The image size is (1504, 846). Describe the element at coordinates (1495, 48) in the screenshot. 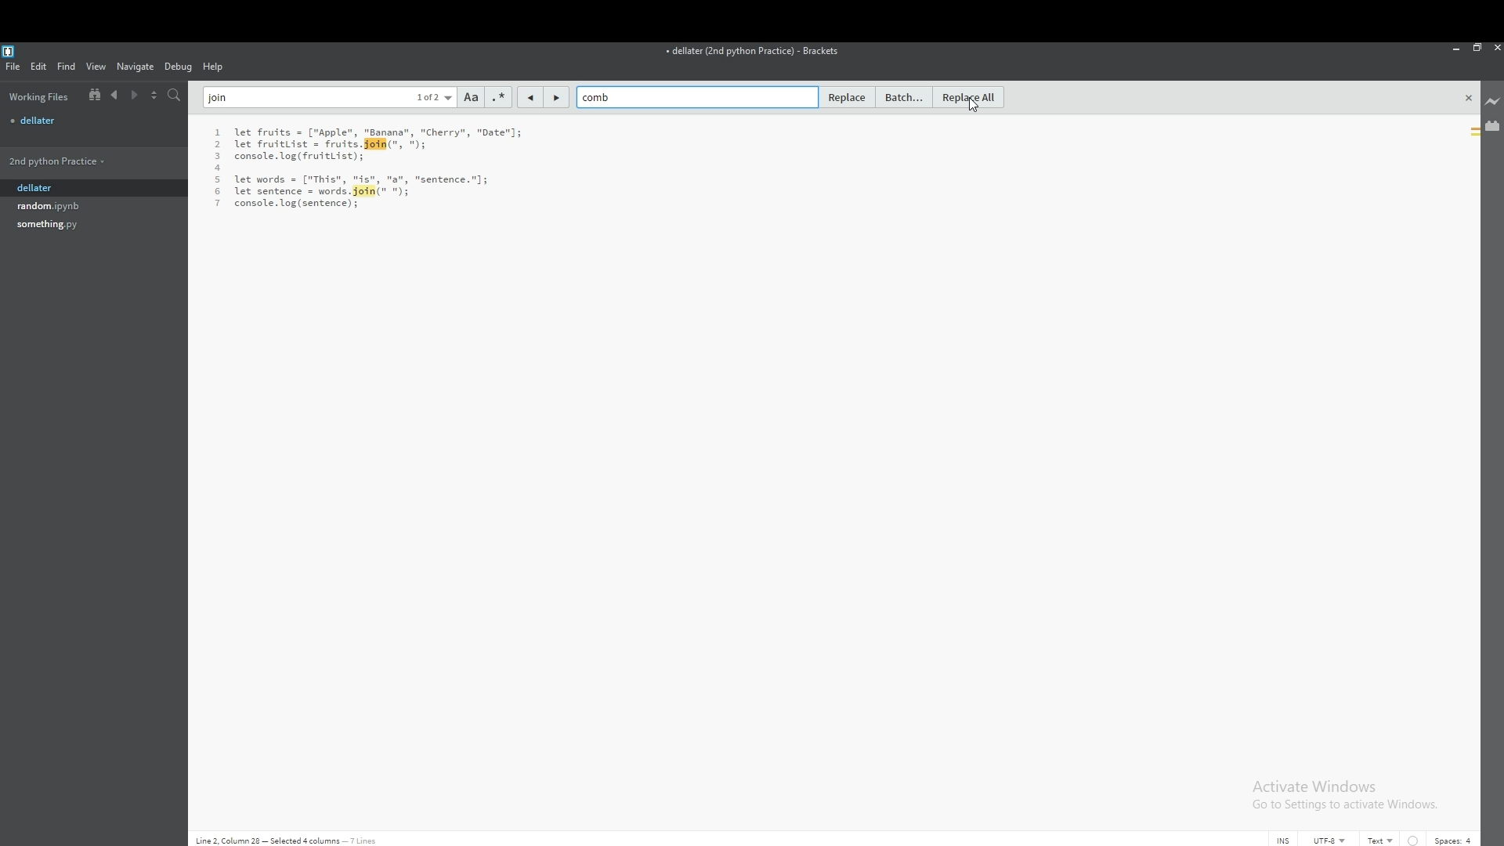

I see `close` at that location.